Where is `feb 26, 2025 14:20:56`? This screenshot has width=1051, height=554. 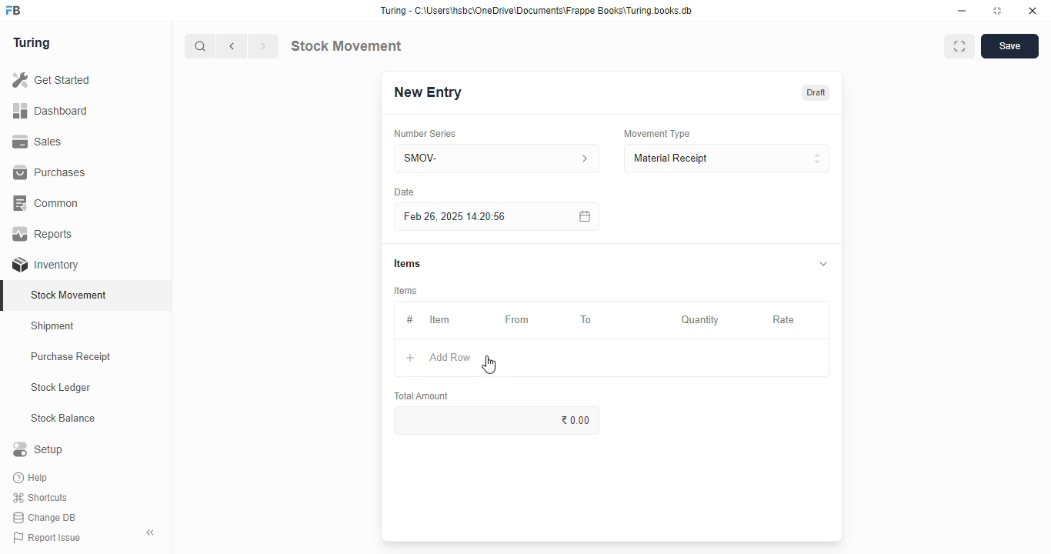
feb 26, 2025 14:20:56 is located at coordinates (458, 217).